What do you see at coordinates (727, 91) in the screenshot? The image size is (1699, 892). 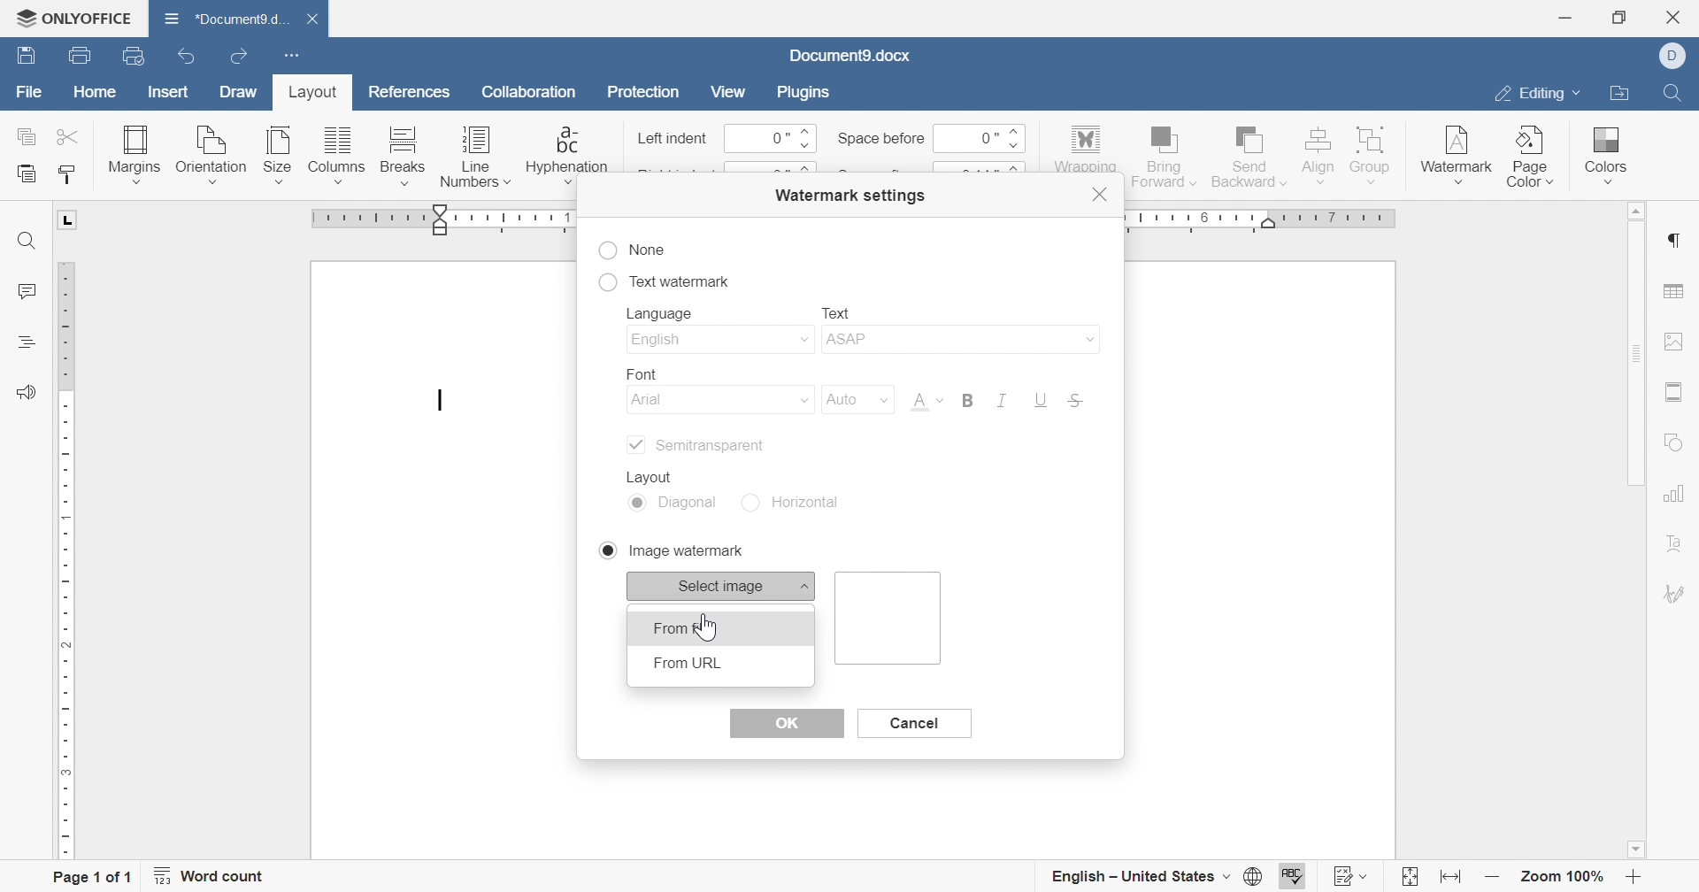 I see `view` at bounding box center [727, 91].